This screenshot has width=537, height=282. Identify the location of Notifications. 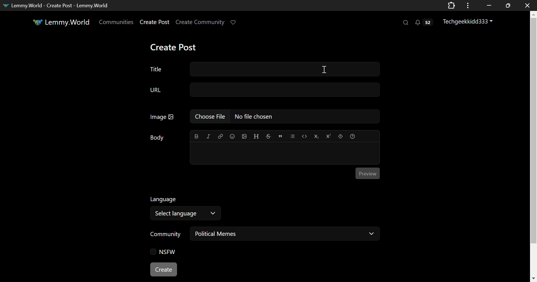
(425, 23).